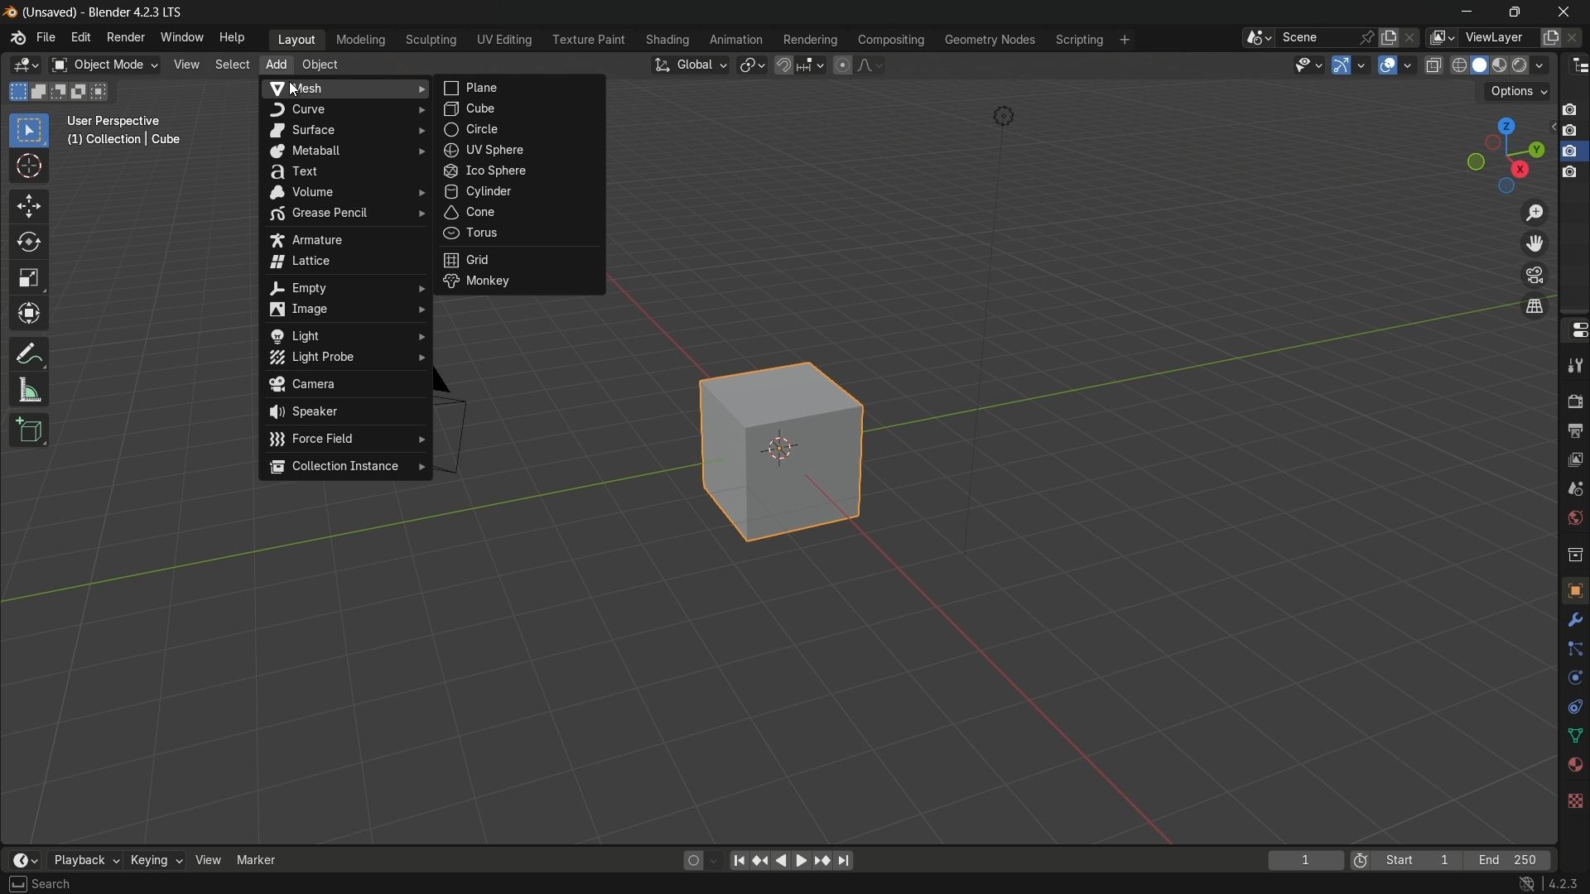  Describe the element at coordinates (1497, 37) in the screenshot. I see `viewLayer` at that location.